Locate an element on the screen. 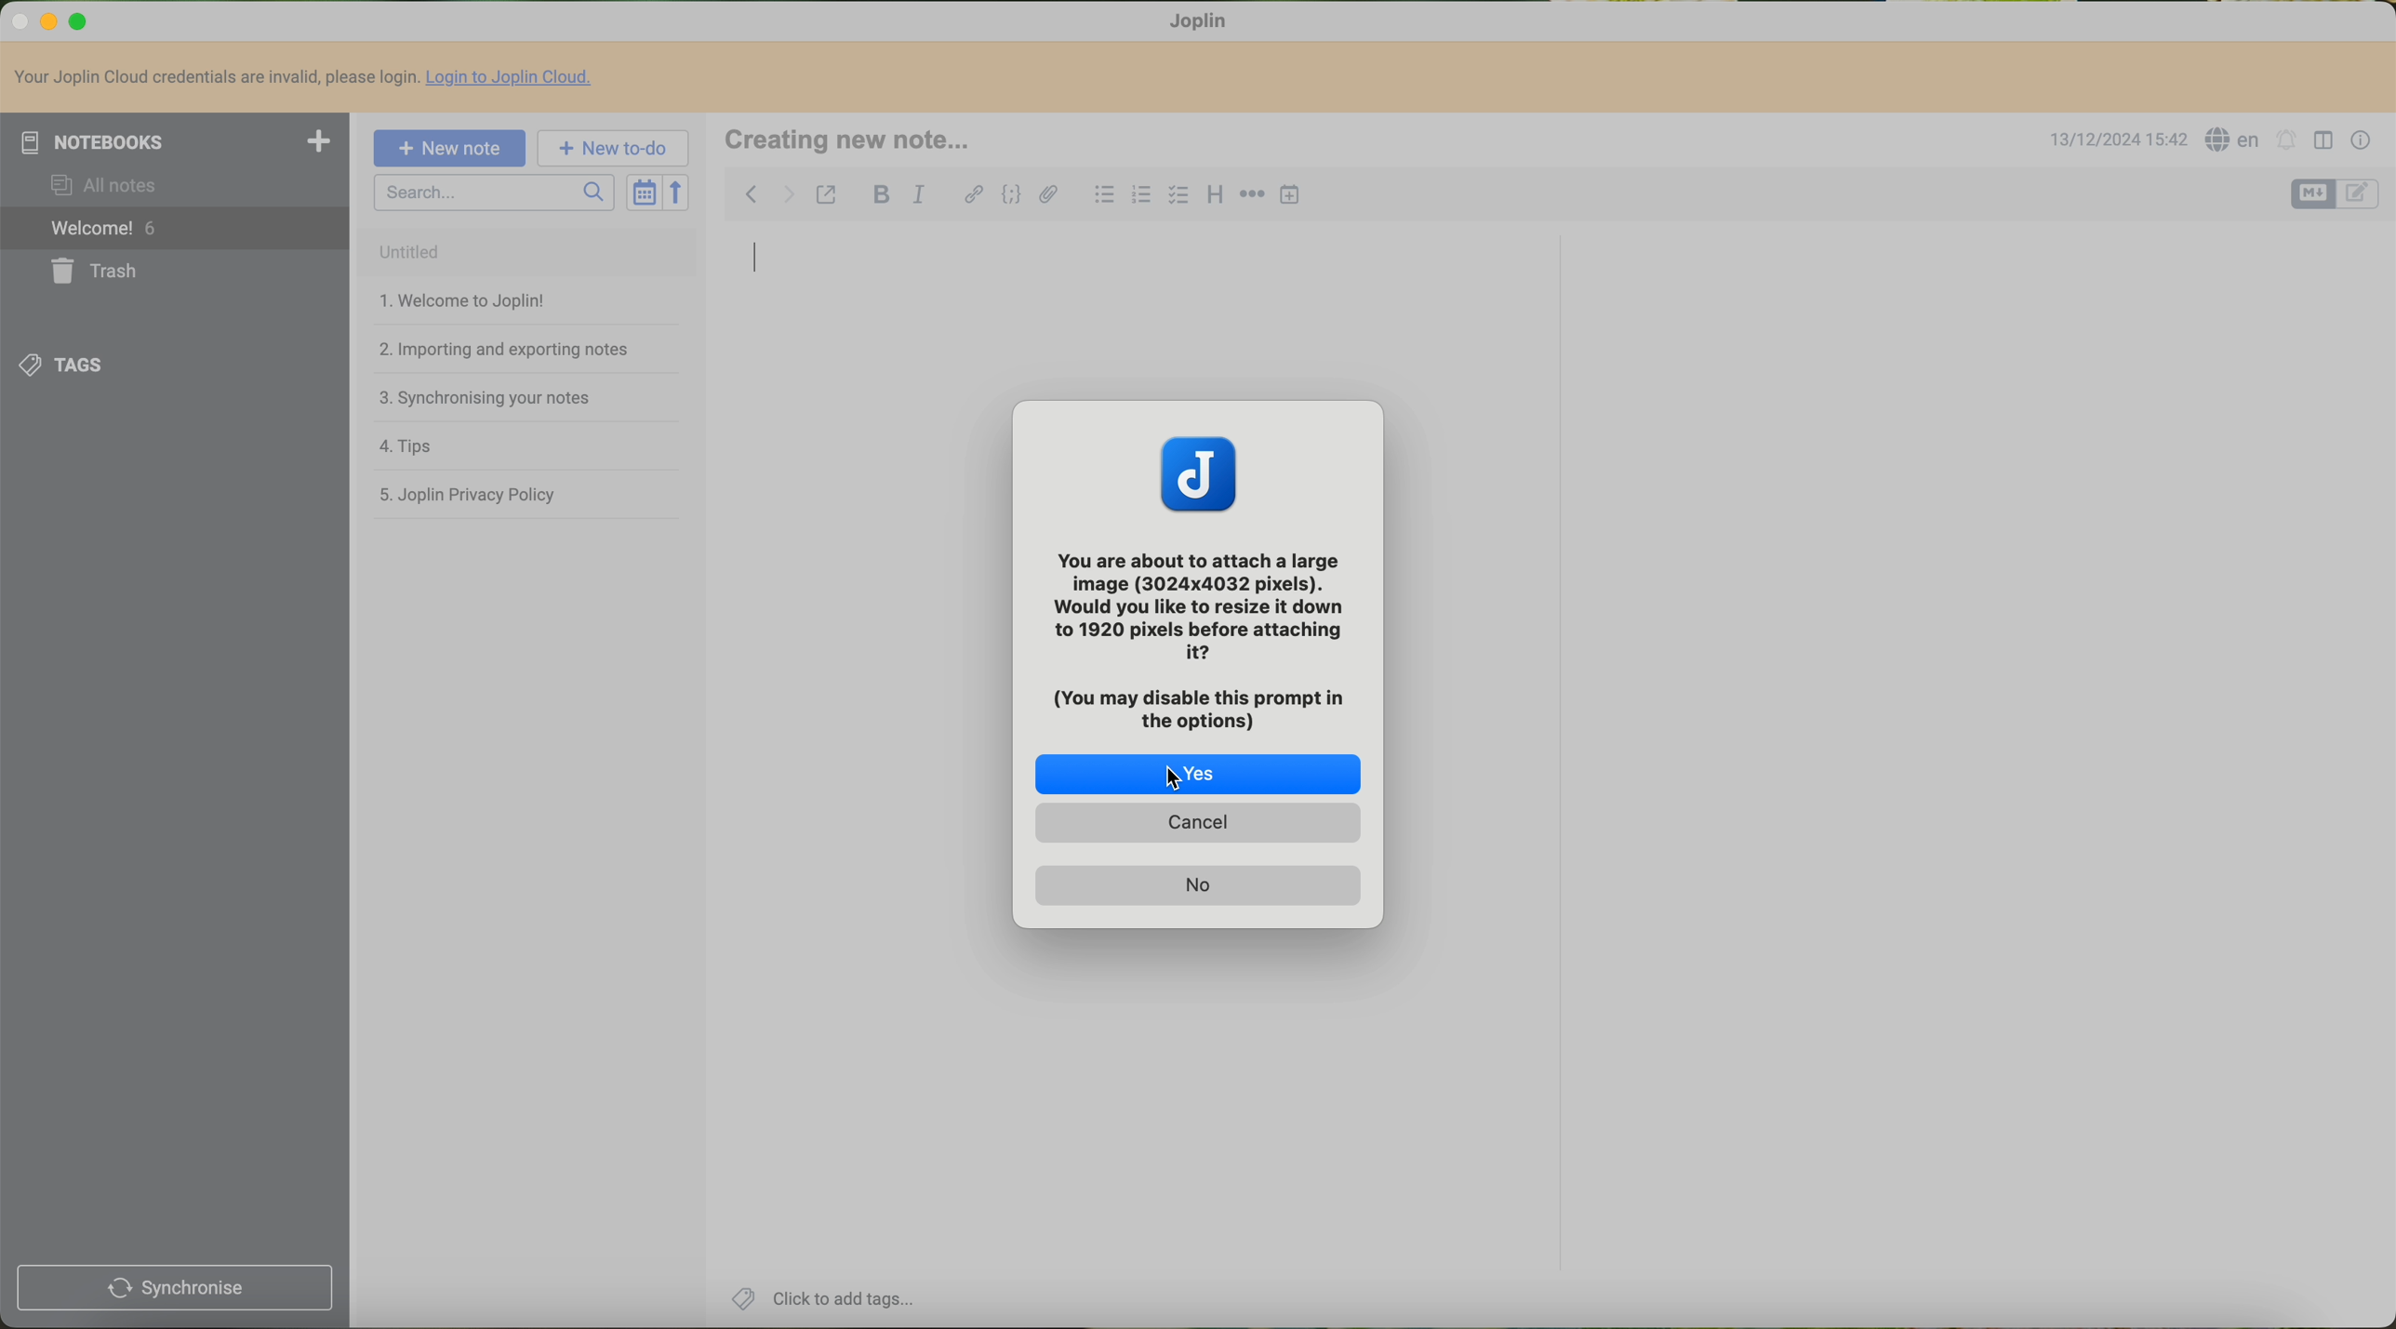 The image size is (2396, 1329). welcome to joplin is located at coordinates (459, 301).